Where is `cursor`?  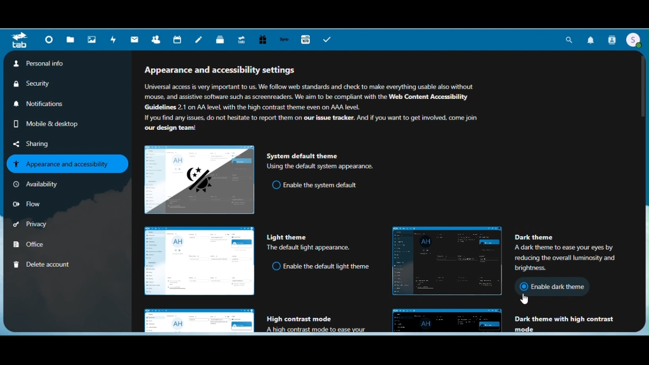 cursor is located at coordinates (523, 299).